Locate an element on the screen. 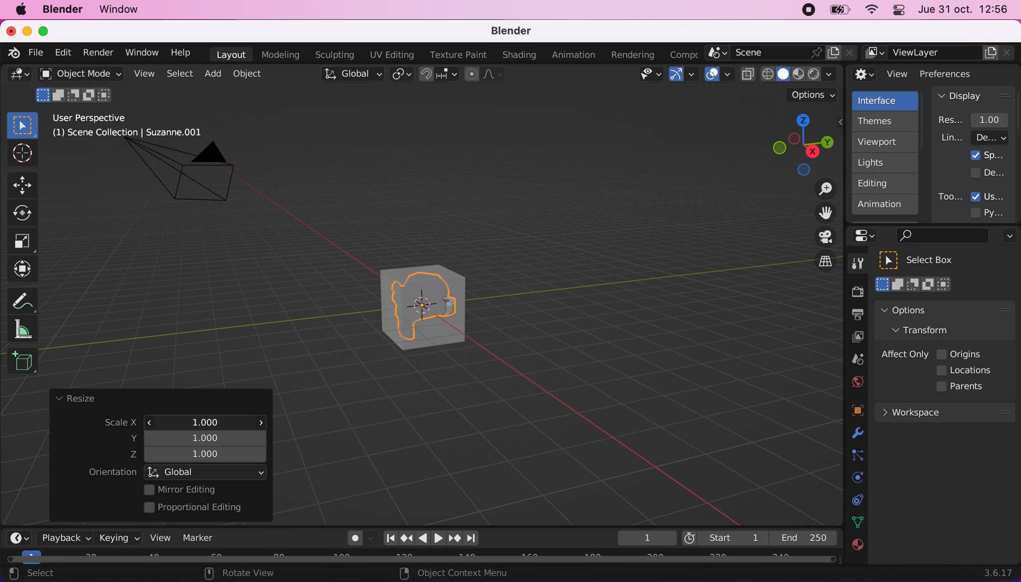 This screenshot has height=582, width=1021. select is located at coordinates (179, 74).